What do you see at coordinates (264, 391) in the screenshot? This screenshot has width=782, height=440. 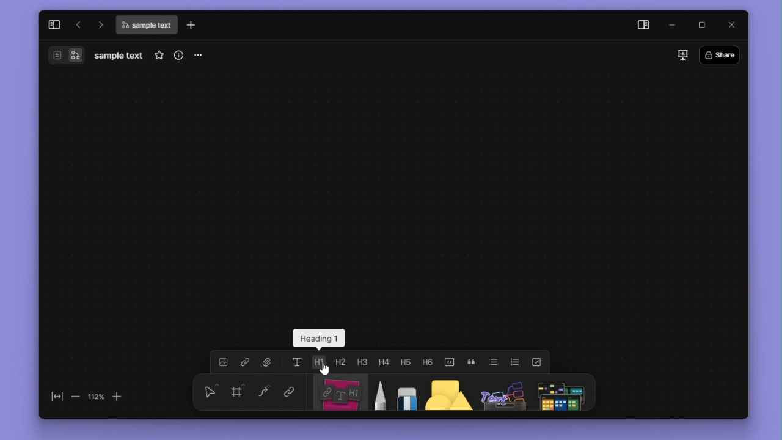 I see `curve` at bounding box center [264, 391].